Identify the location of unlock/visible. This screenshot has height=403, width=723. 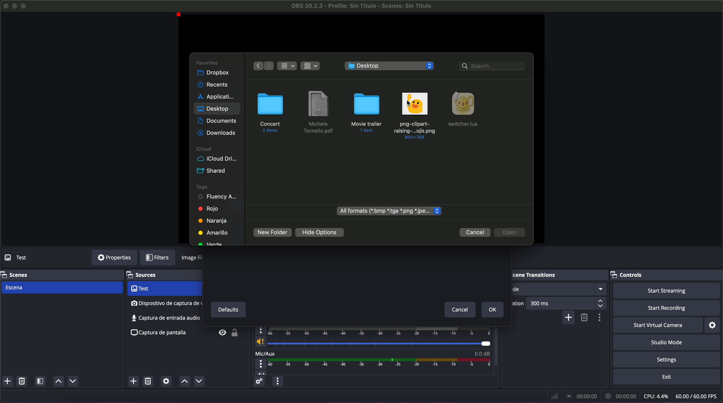
(226, 334).